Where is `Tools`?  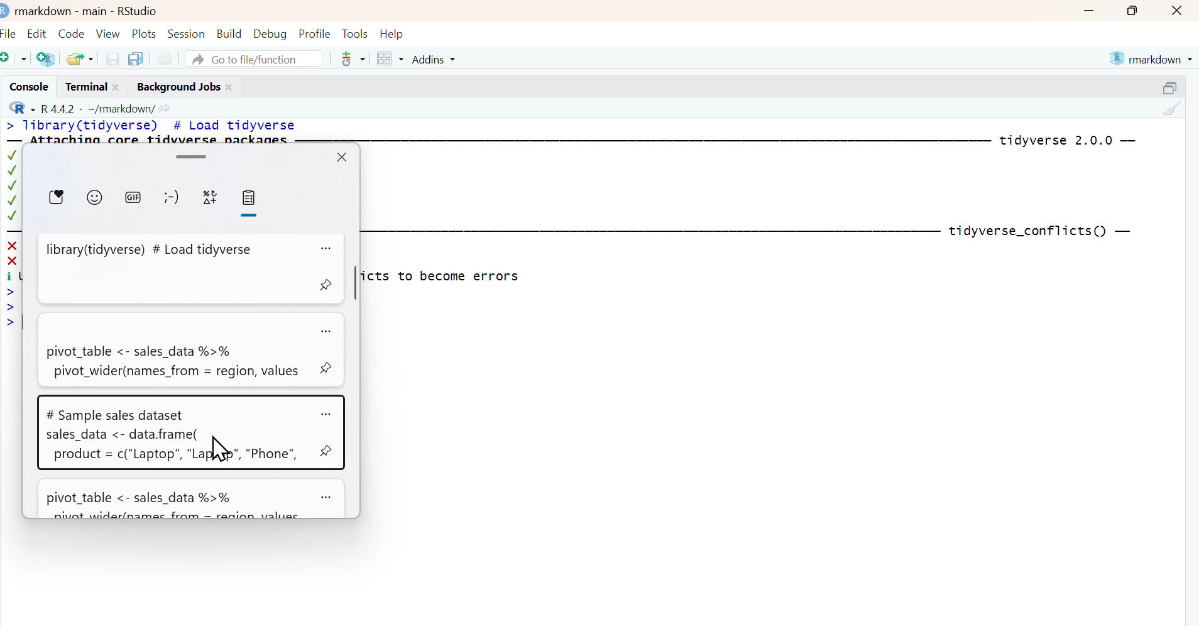
Tools is located at coordinates (354, 32).